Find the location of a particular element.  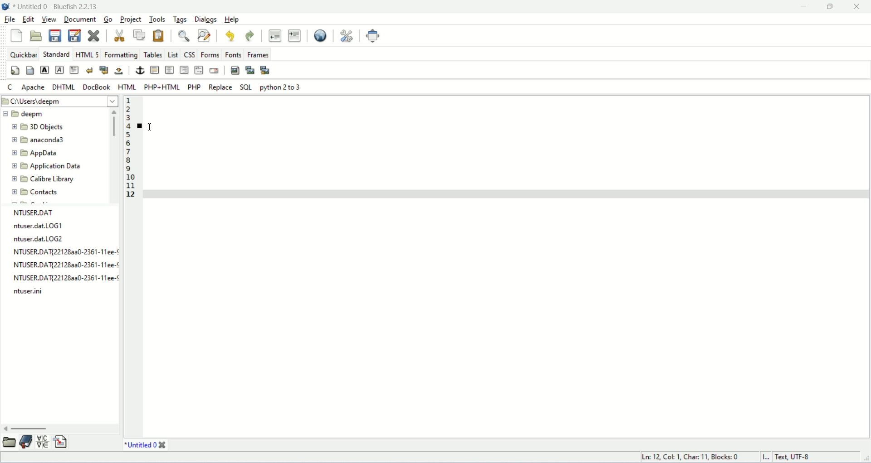

tags is located at coordinates (181, 20).